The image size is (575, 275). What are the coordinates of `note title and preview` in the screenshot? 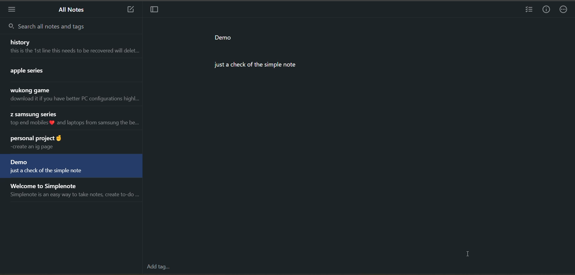 It's located at (71, 167).